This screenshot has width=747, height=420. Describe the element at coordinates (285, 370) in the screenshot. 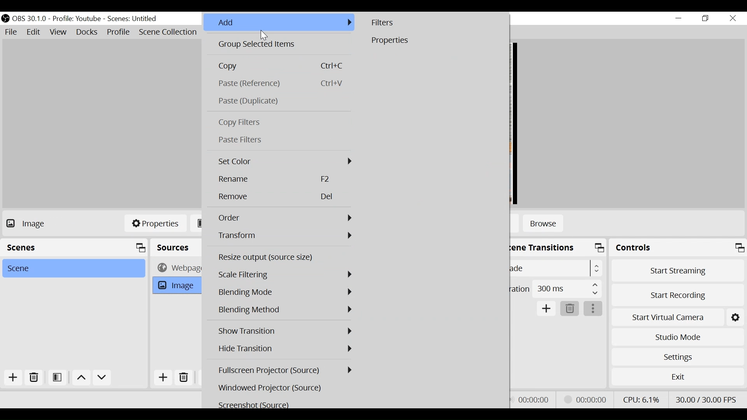

I see `Fullscreen Projector(Source` at that location.